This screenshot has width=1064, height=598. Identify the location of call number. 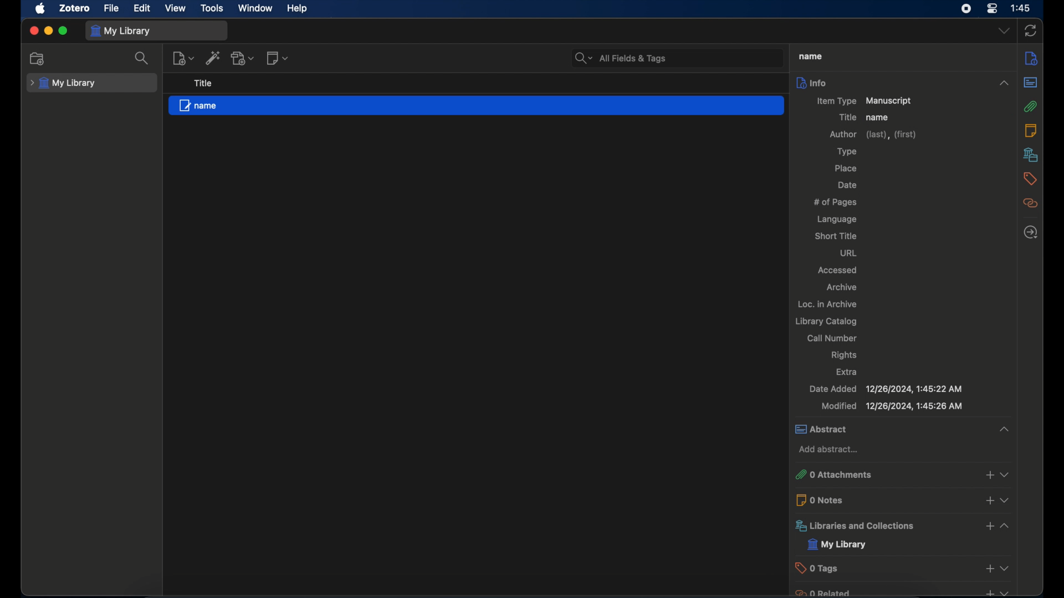
(832, 338).